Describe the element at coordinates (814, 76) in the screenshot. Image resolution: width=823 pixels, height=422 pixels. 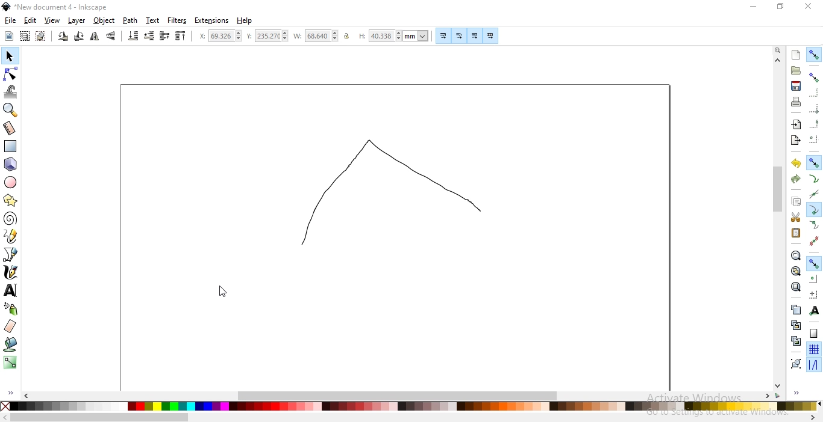
I see `snap bounding boxes` at that location.